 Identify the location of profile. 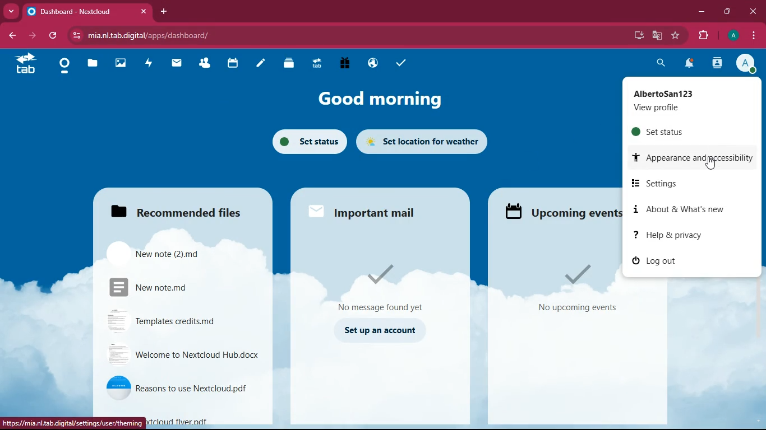
(749, 64).